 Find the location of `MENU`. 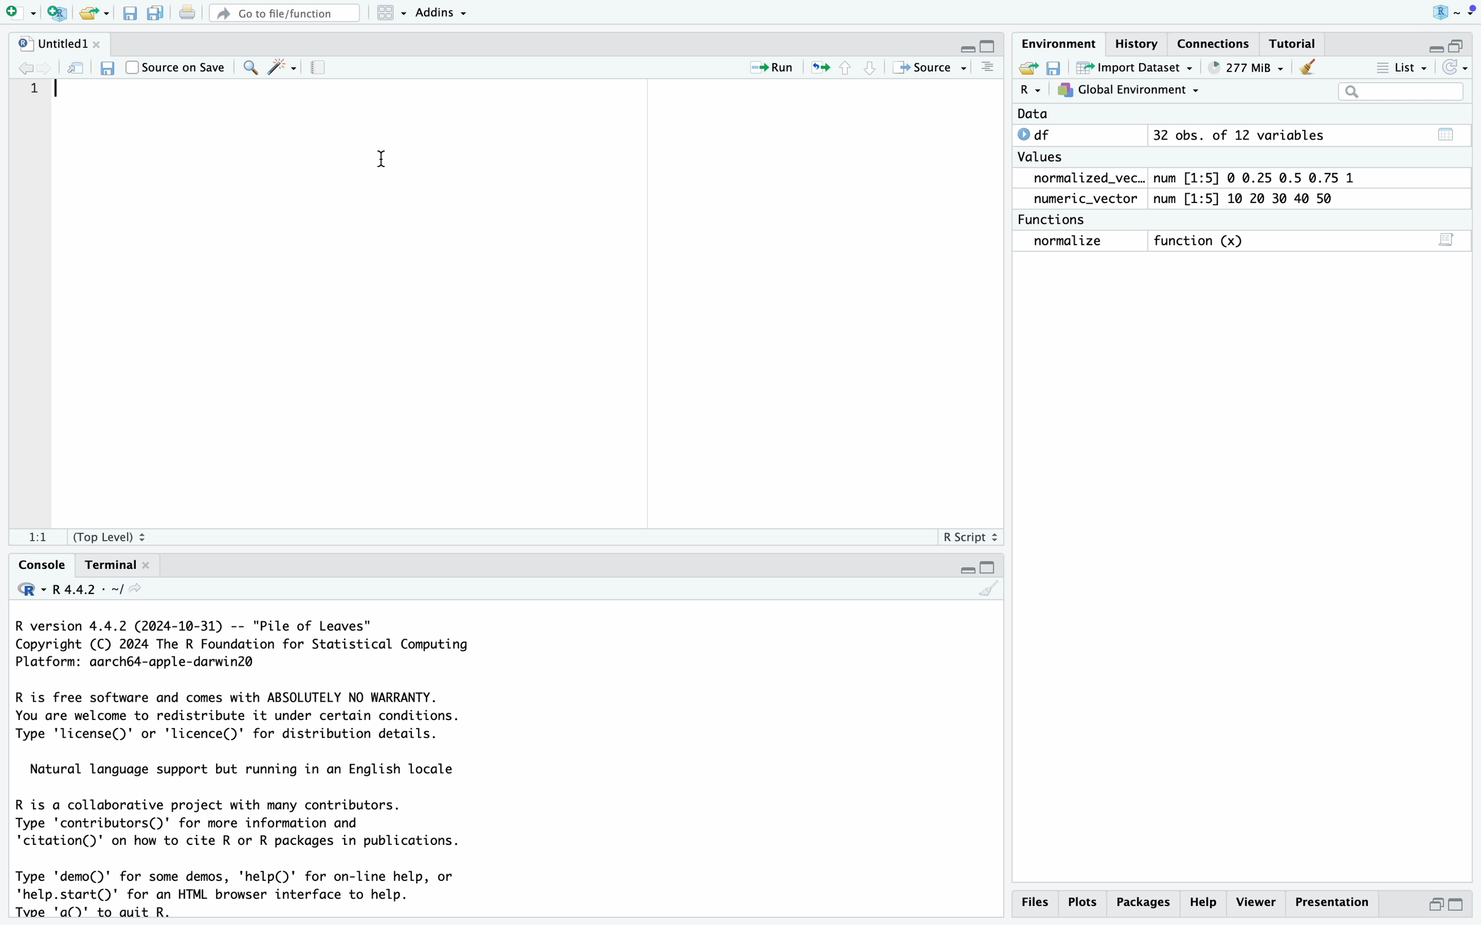

MENU is located at coordinates (986, 71).